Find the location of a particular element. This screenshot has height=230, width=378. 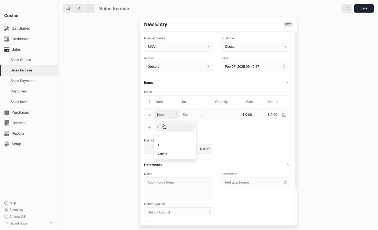

‘Account is located at coordinates (151, 58).